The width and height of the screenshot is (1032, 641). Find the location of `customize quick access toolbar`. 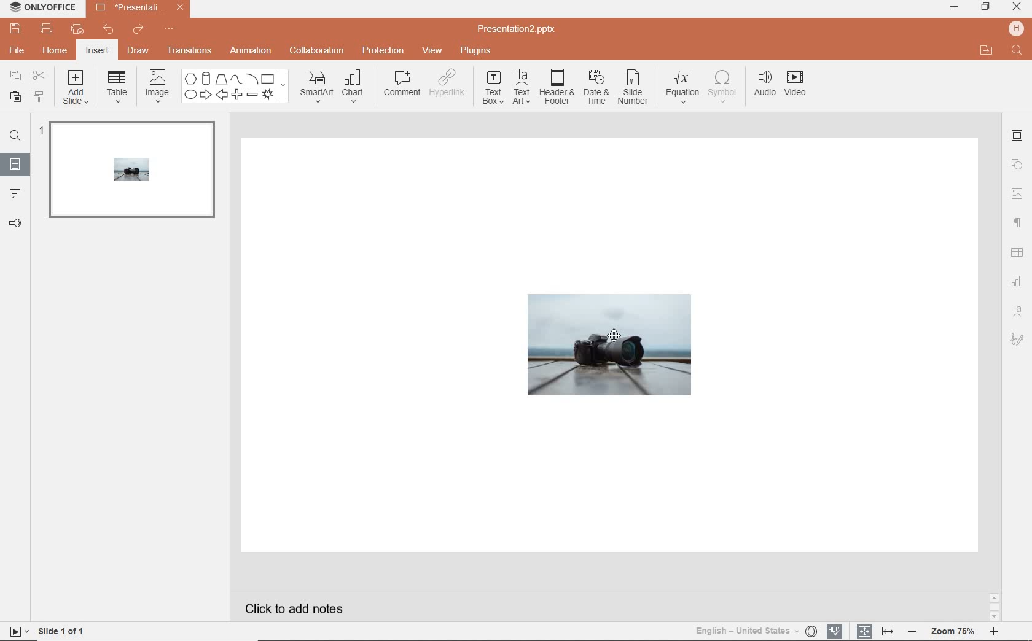

customize quick access toolbar is located at coordinates (176, 31).